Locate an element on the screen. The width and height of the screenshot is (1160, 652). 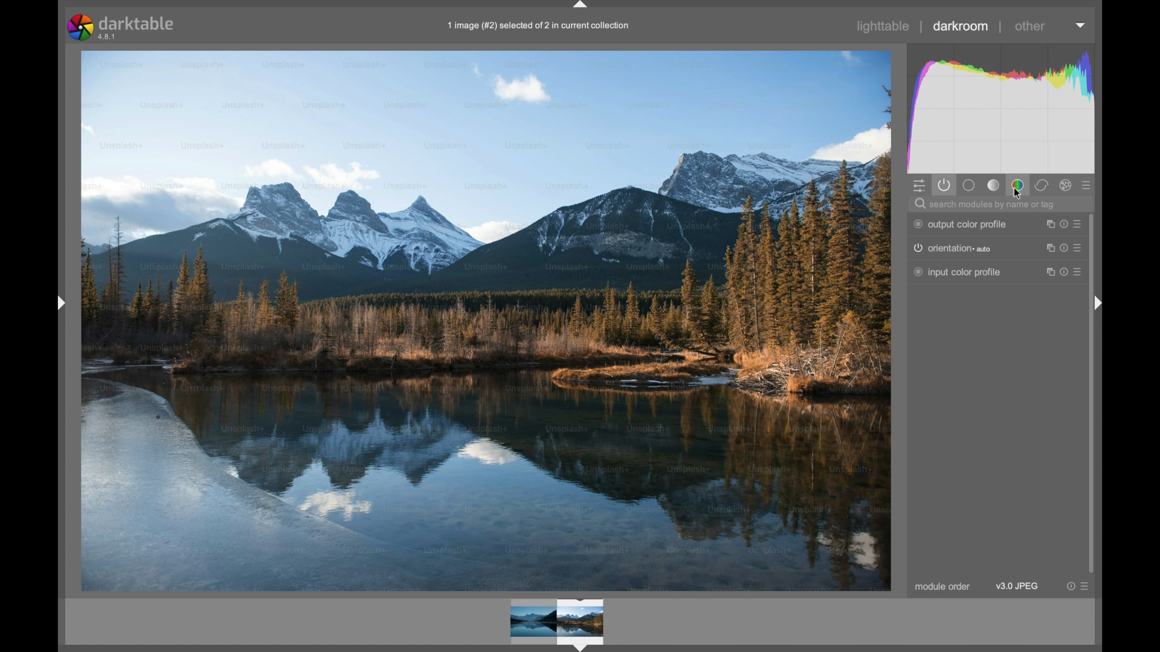
orientation auto is located at coordinates (951, 248).